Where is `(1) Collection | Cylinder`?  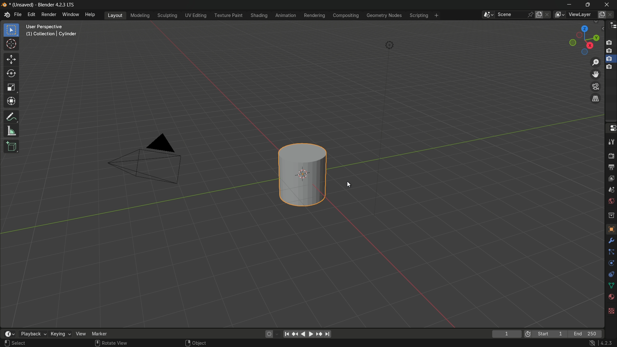 (1) Collection | Cylinder is located at coordinates (51, 34).